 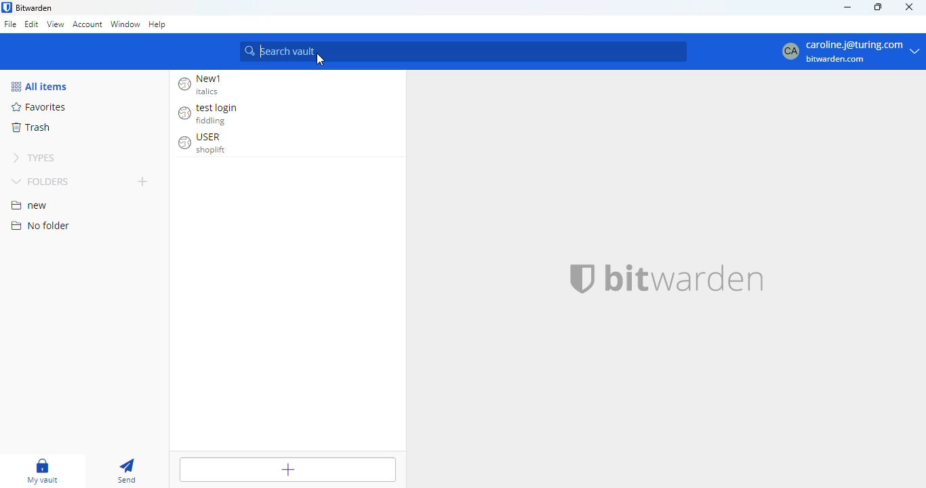 What do you see at coordinates (87, 26) in the screenshot?
I see `account` at bounding box center [87, 26].